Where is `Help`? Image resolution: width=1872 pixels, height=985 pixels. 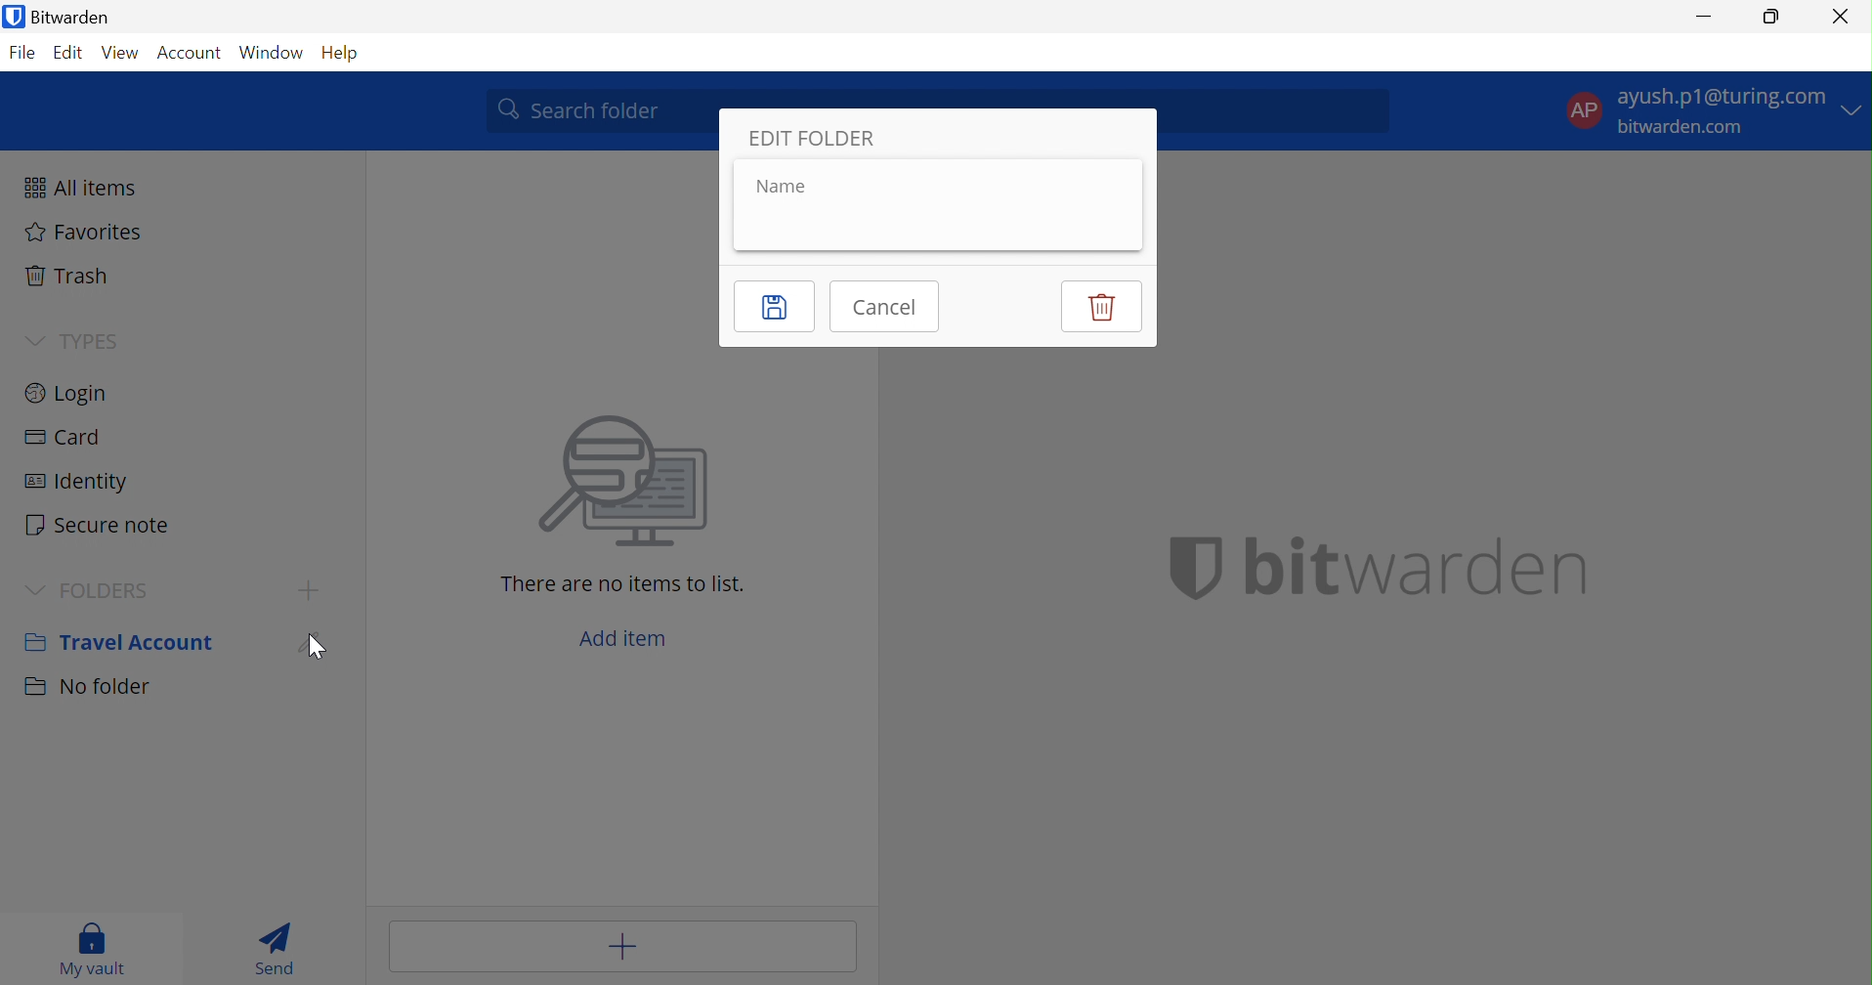 Help is located at coordinates (336, 54).